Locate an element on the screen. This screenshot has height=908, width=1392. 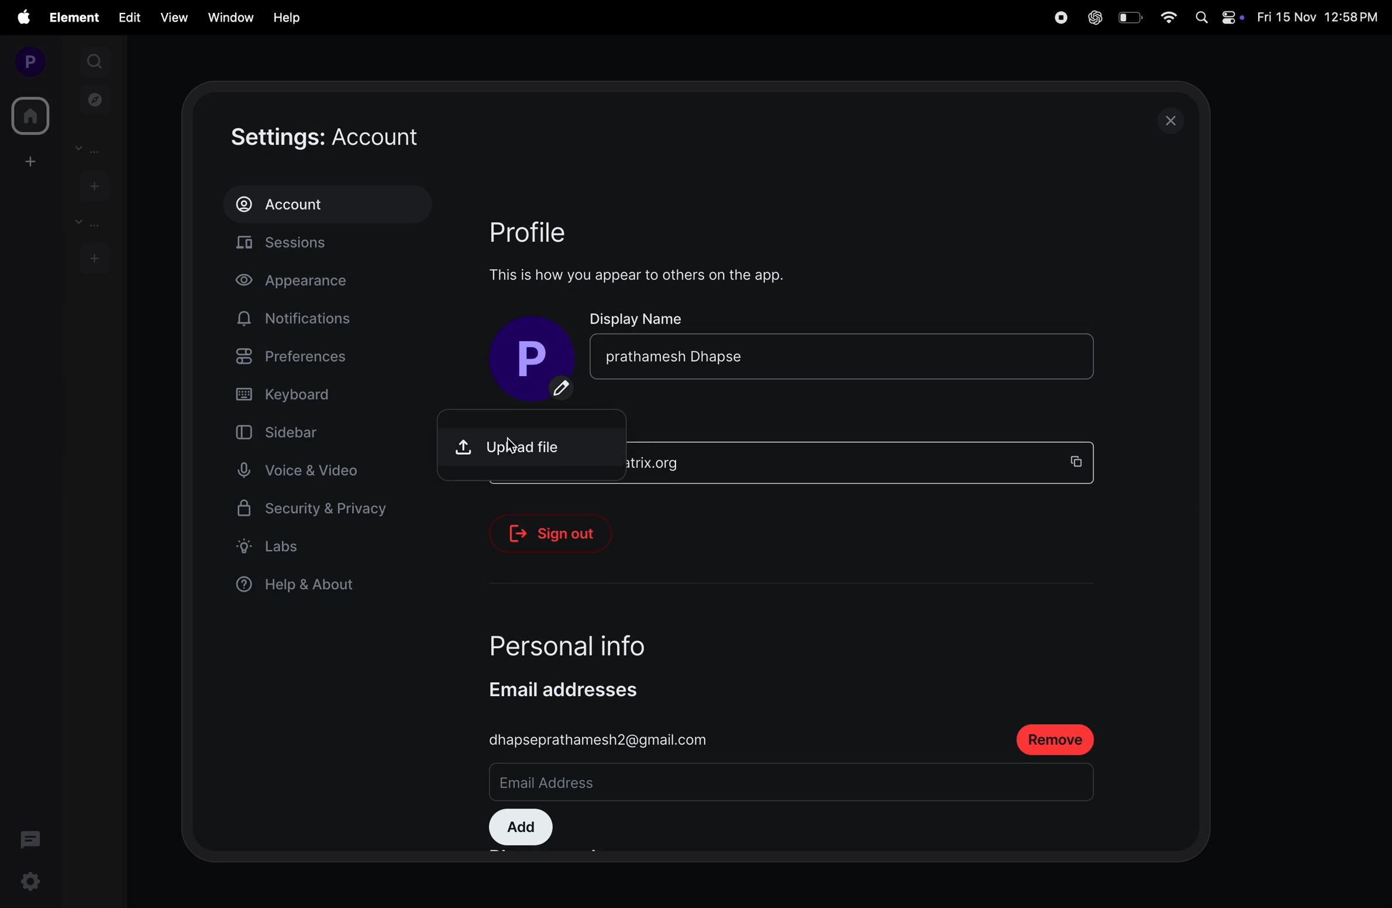
this is how you appear on other app is located at coordinates (649, 275).